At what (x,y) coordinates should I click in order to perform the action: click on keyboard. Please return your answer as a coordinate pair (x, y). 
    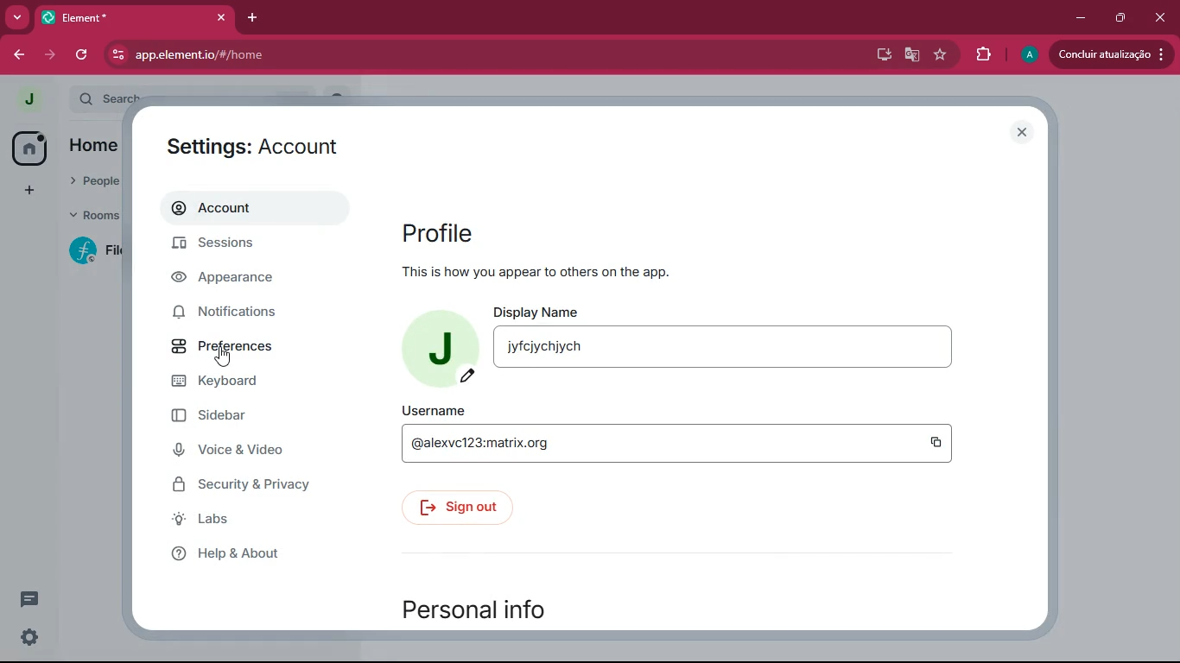
    Looking at the image, I should click on (236, 383).